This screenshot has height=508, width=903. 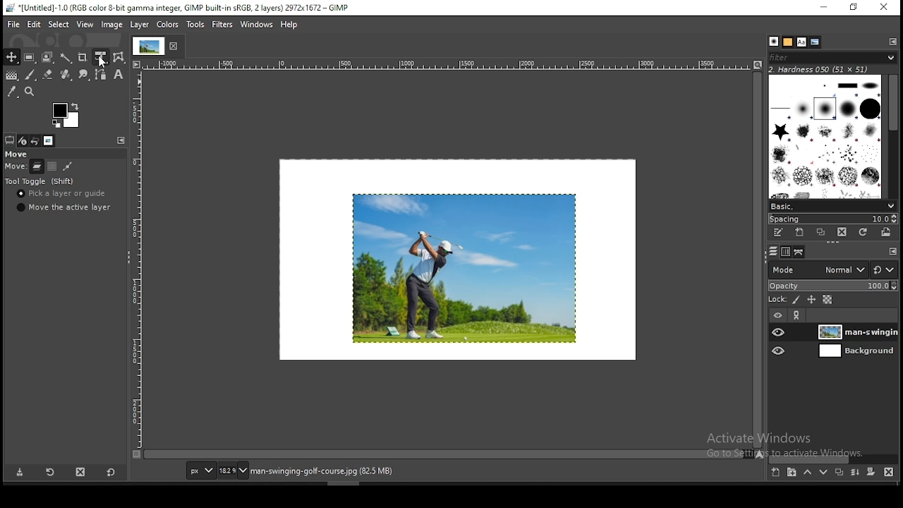 What do you see at coordinates (147, 46) in the screenshot?
I see `tab` at bounding box center [147, 46].